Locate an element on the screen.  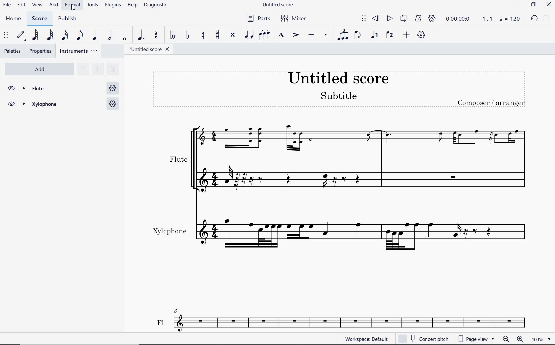
REWIND is located at coordinates (376, 19).